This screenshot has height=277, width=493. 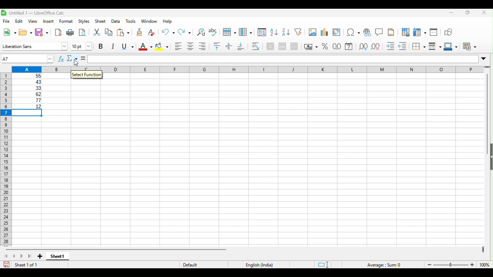 What do you see at coordinates (353, 32) in the screenshot?
I see `insert special characters` at bounding box center [353, 32].